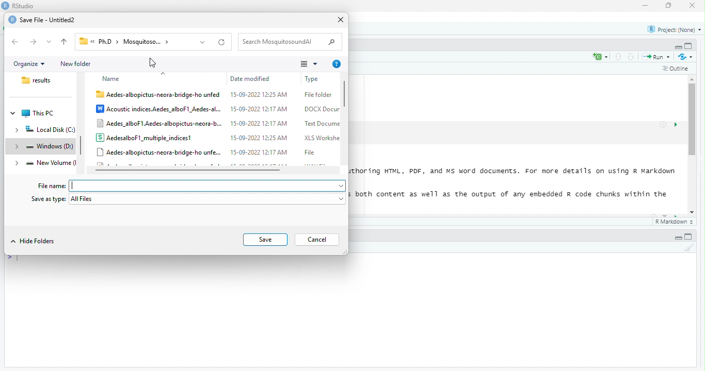 The width and height of the screenshot is (705, 371). Describe the element at coordinates (310, 64) in the screenshot. I see `more` at that location.